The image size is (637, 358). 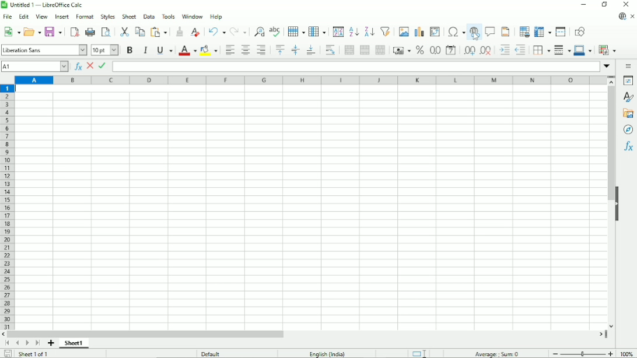 What do you see at coordinates (521, 50) in the screenshot?
I see `Decrease indent` at bounding box center [521, 50].